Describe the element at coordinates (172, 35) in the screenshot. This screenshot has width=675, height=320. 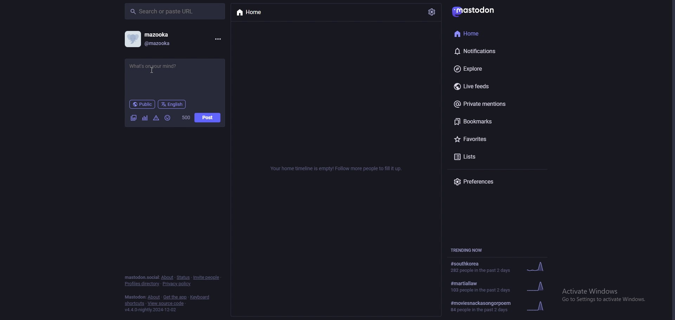
I see `mazooka` at that location.